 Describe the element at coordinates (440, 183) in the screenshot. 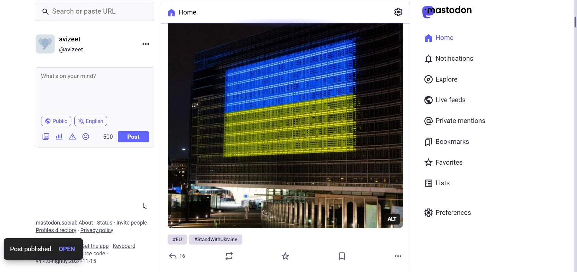

I see `Lists` at that location.